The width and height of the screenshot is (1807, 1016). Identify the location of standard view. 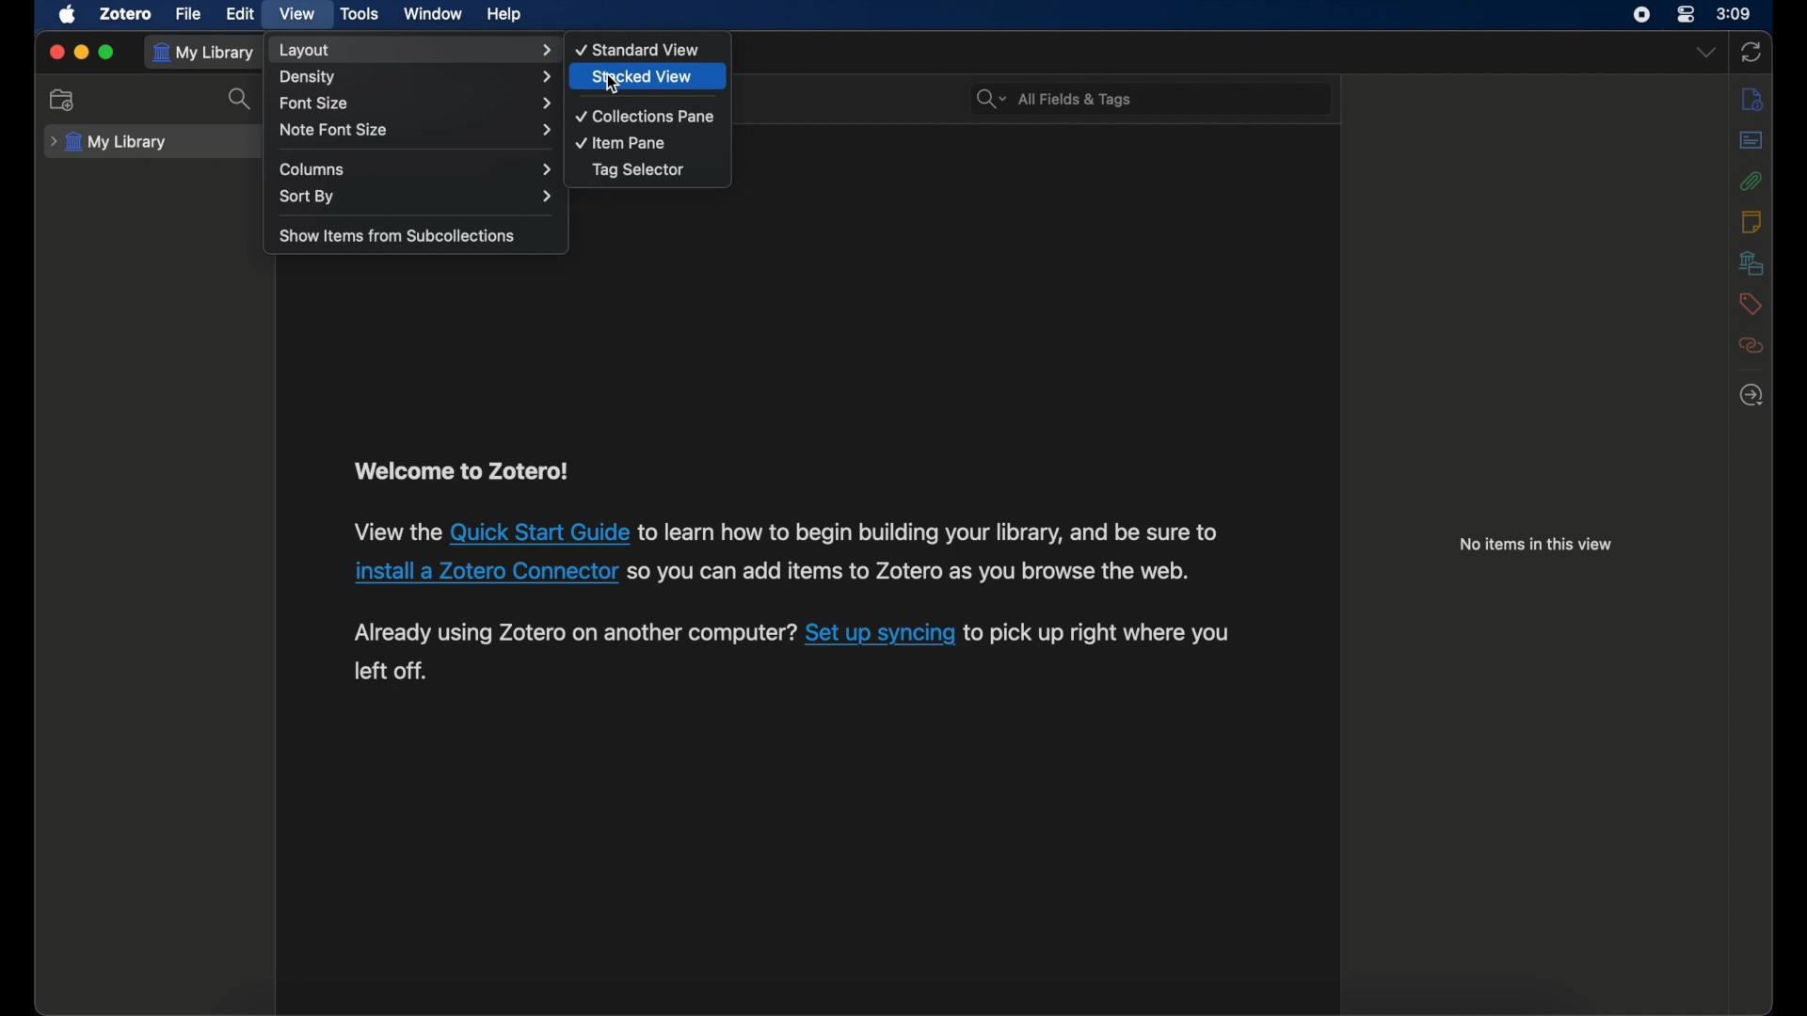
(639, 49).